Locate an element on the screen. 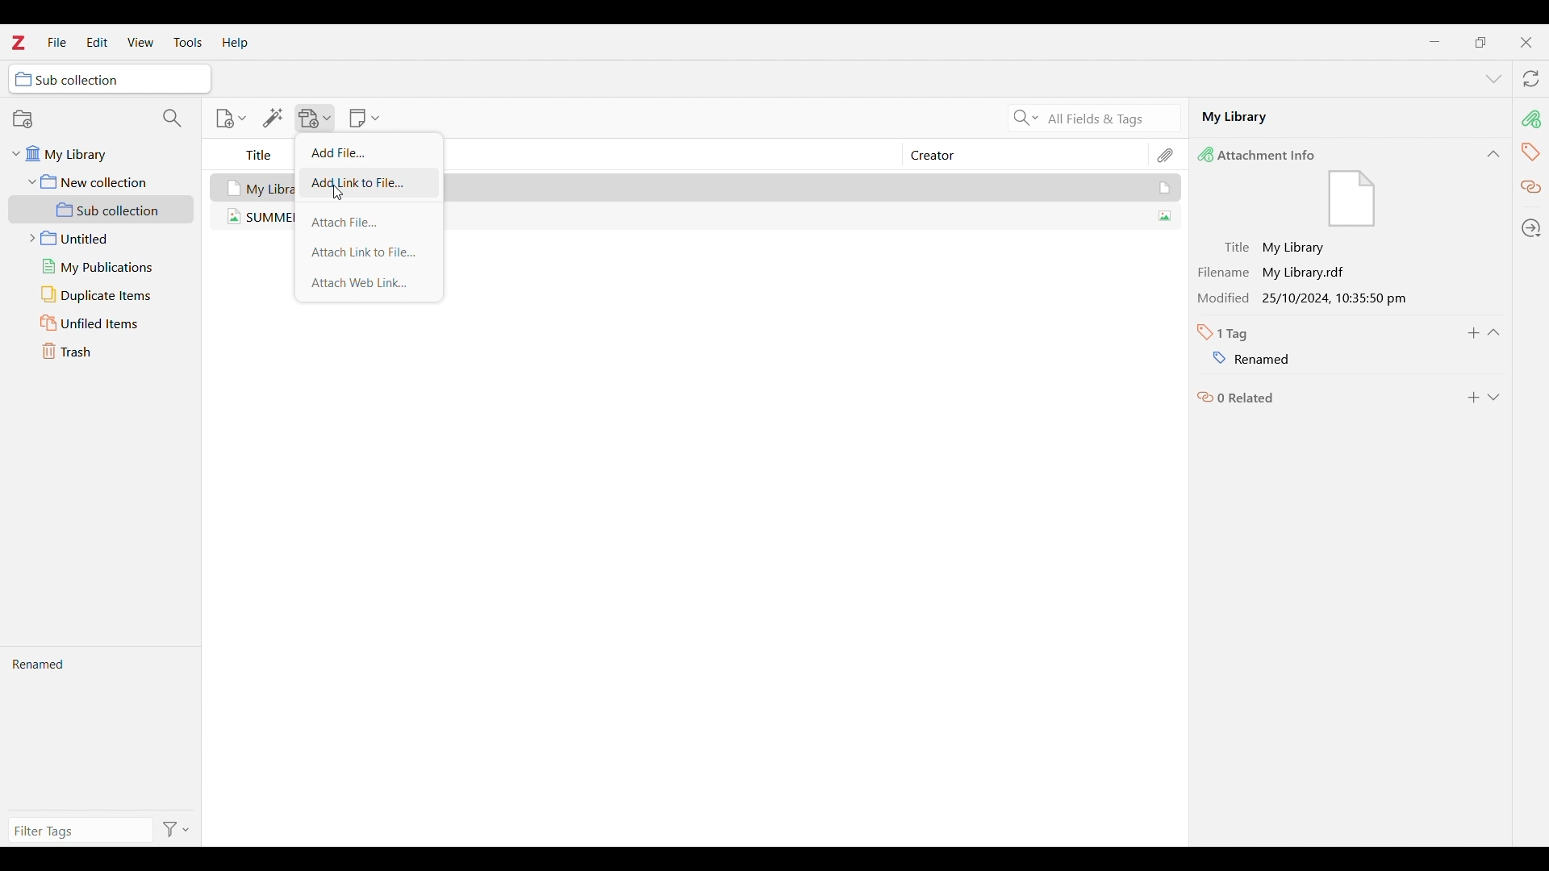  Attach link to file is located at coordinates (369, 252).